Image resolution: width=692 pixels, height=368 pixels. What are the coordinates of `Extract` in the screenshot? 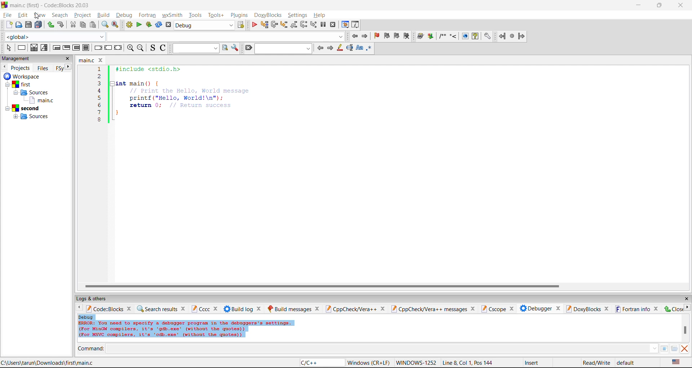 It's located at (431, 37).